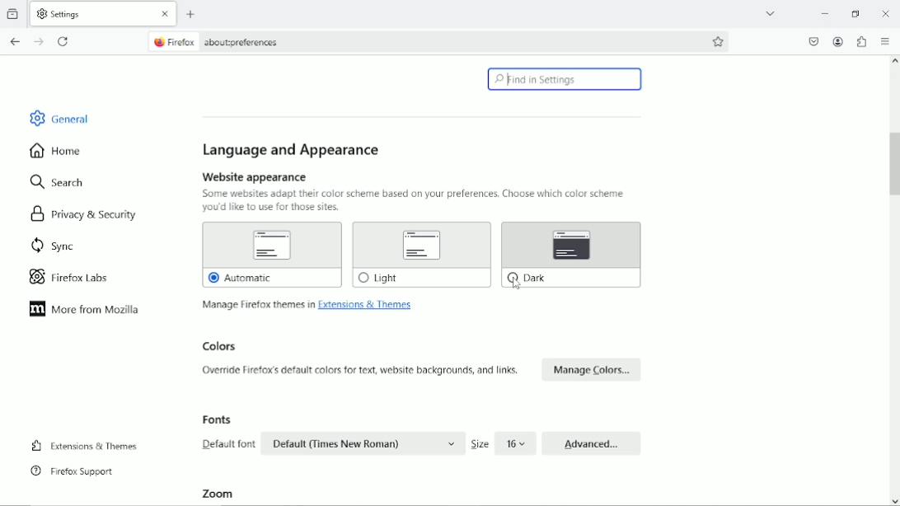  I want to click on vertical scroll bar, so click(894, 280).